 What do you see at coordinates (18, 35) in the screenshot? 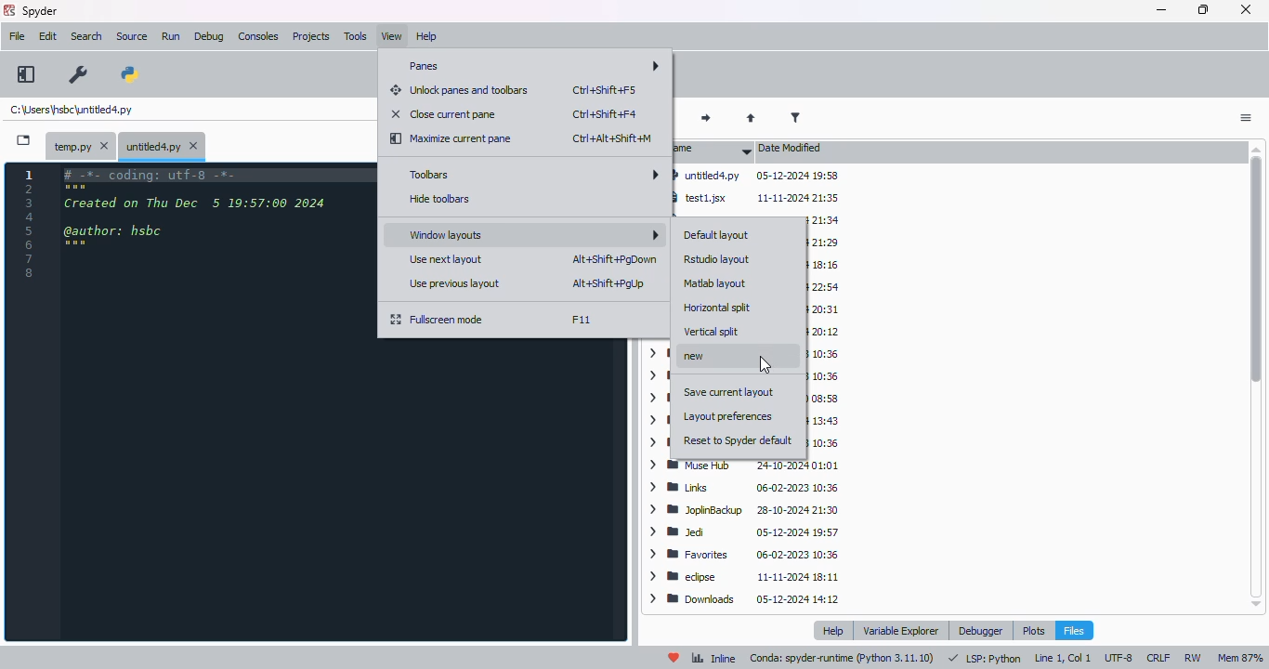
I see `file` at bounding box center [18, 35].